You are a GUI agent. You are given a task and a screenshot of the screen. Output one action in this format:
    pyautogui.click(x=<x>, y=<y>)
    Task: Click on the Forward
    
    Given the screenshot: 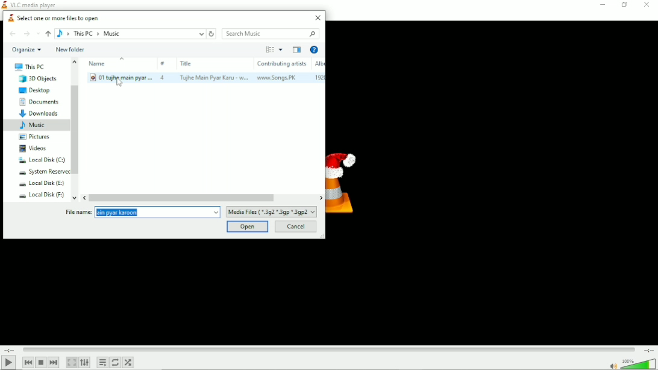 What is the action you would take?
    pyautogui.click(x=26, y=34)
    